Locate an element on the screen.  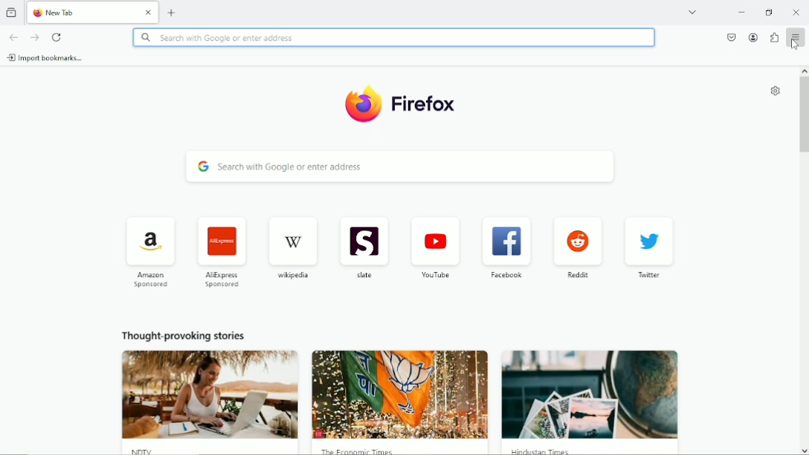
search with Google or enter address is located at coordinates (393, 38).